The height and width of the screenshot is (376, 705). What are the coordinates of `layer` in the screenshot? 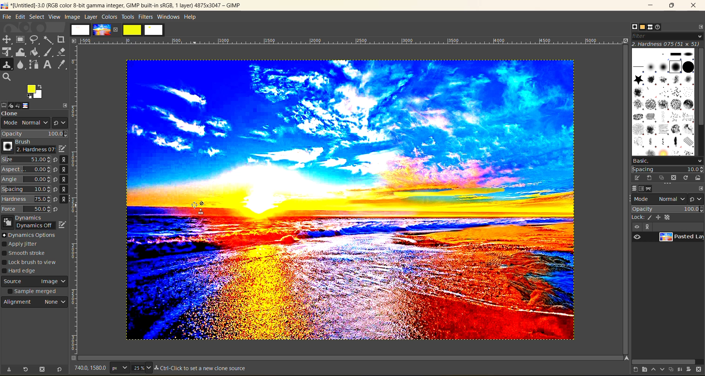 It's located at (91, 17).